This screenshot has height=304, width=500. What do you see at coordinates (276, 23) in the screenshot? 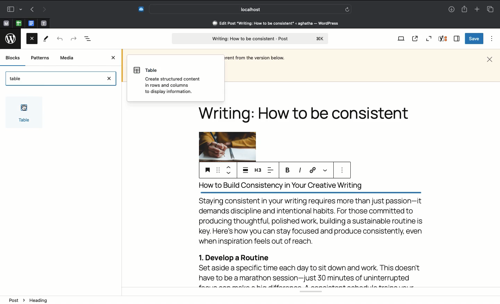
I see `edit post` at bounding box center [276, 23].